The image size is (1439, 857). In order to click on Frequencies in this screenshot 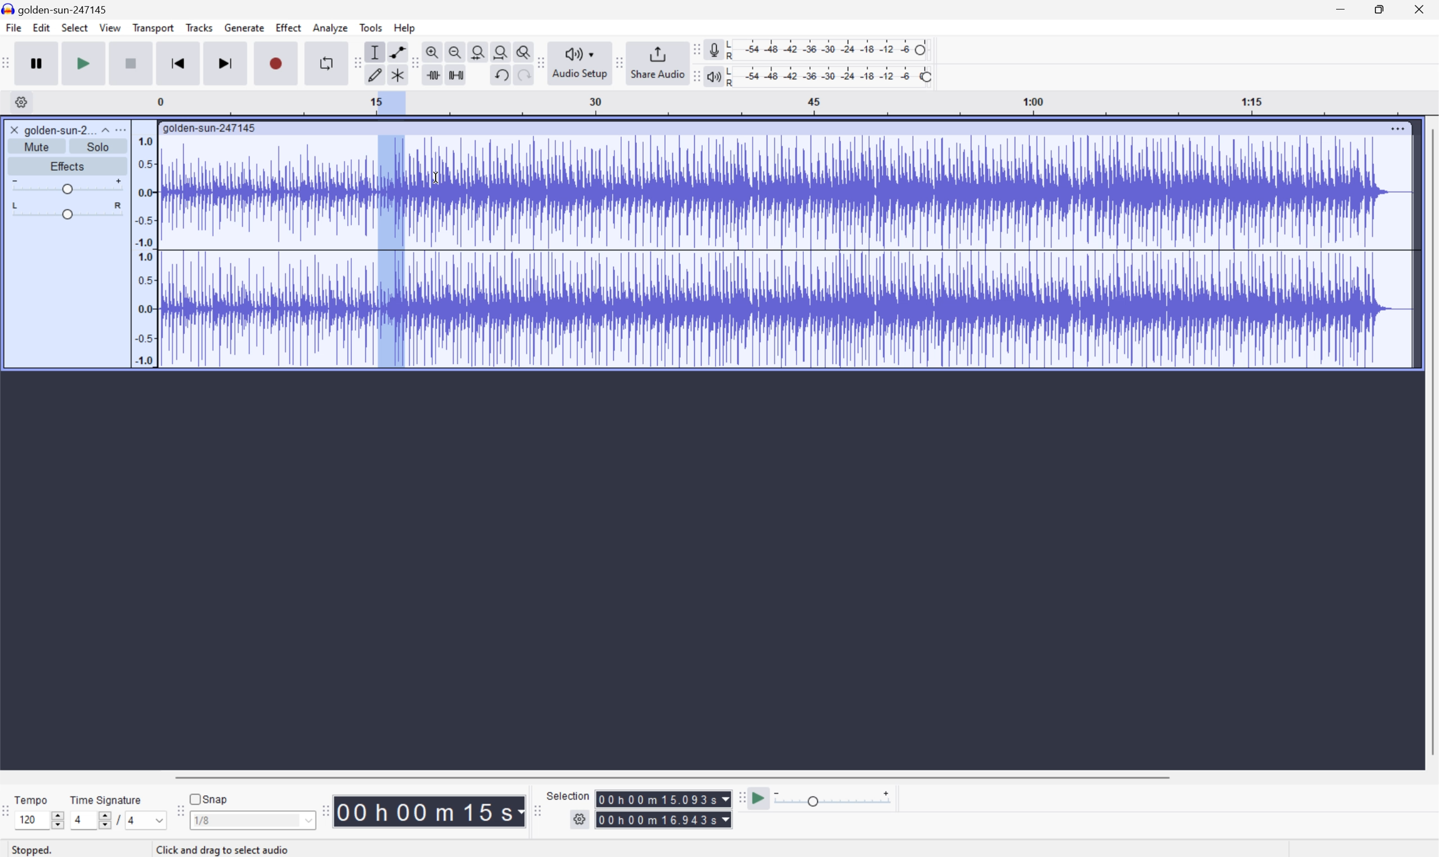, I will do `click(144, 251)`.